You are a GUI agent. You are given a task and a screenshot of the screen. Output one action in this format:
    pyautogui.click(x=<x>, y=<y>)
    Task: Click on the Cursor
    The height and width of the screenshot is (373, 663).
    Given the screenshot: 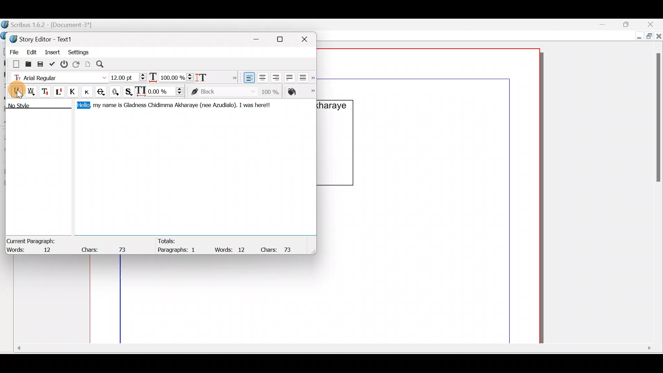 What is the action you would take?
    pyautogui.click(x=19, y=90)
    